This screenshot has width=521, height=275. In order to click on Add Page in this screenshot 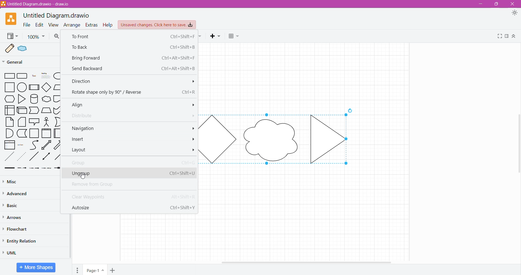, I will do `click(114, 270)`.